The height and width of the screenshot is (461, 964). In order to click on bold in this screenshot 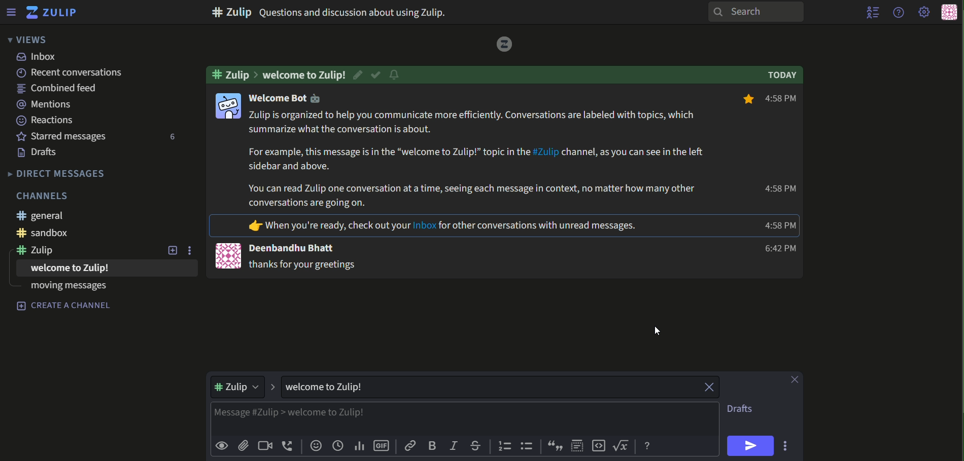, I will do `click(433, 446)`.